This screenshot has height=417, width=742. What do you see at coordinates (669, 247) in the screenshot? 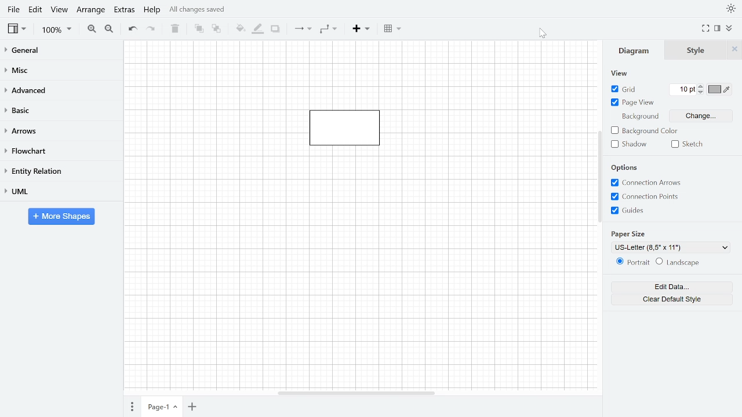
I see `Current paper style` at bounding box center [669, 247].